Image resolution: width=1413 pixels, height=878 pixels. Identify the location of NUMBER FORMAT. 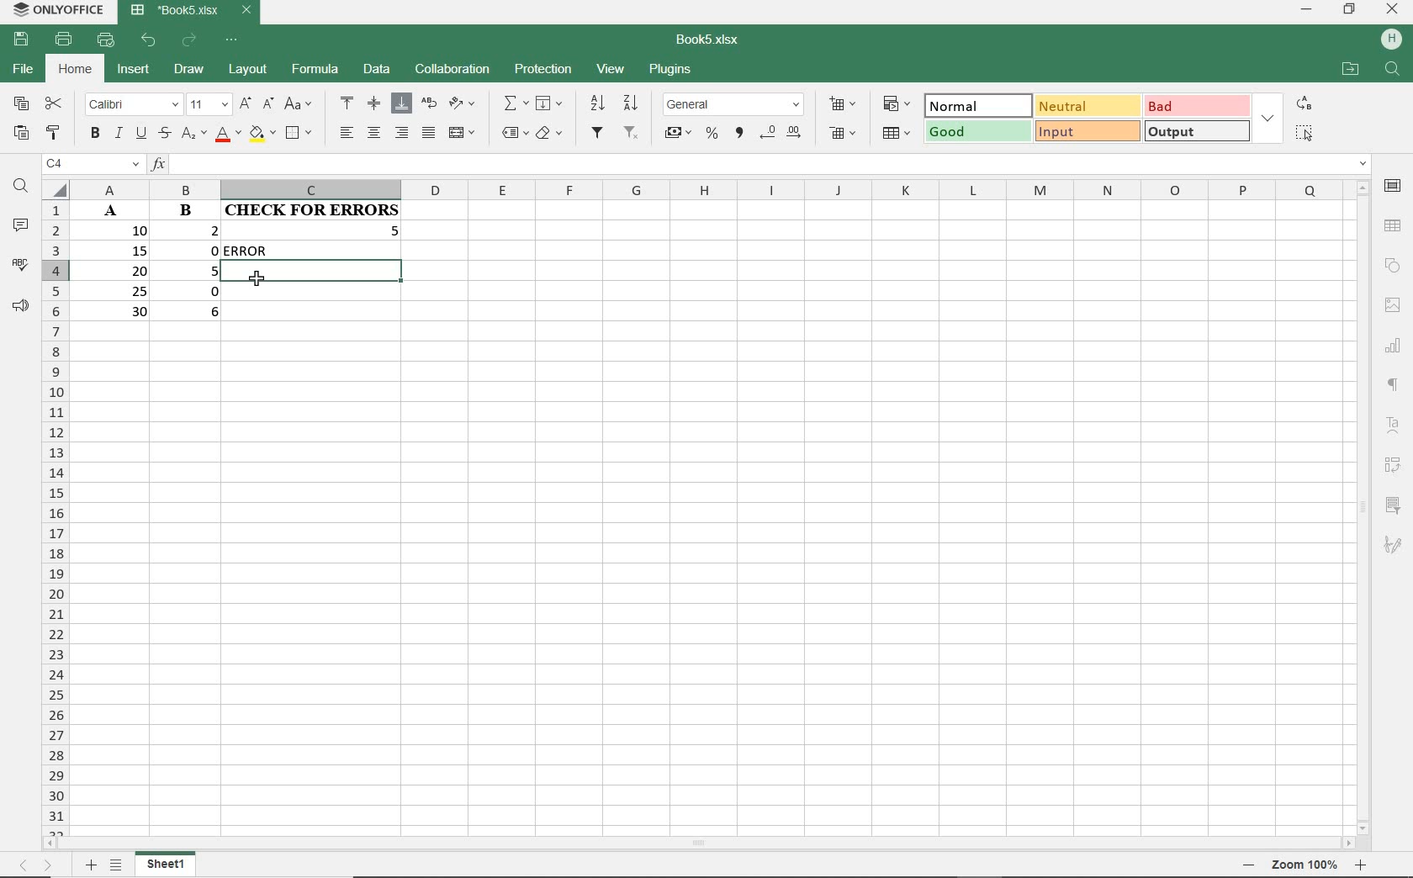
(733, 105).